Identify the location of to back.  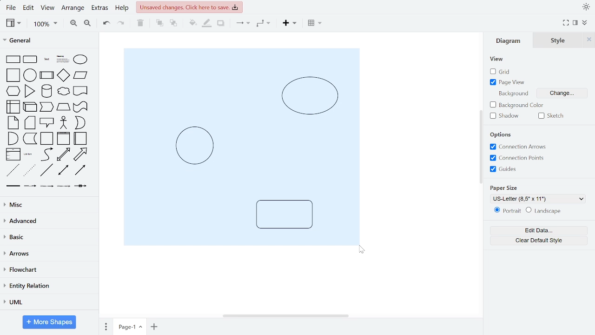
(172, 23).